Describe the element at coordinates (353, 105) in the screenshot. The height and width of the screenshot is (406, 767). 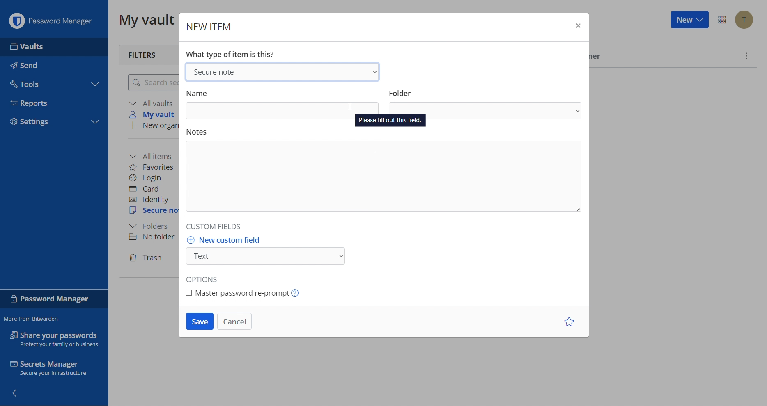
I see `Cursor` at that location.